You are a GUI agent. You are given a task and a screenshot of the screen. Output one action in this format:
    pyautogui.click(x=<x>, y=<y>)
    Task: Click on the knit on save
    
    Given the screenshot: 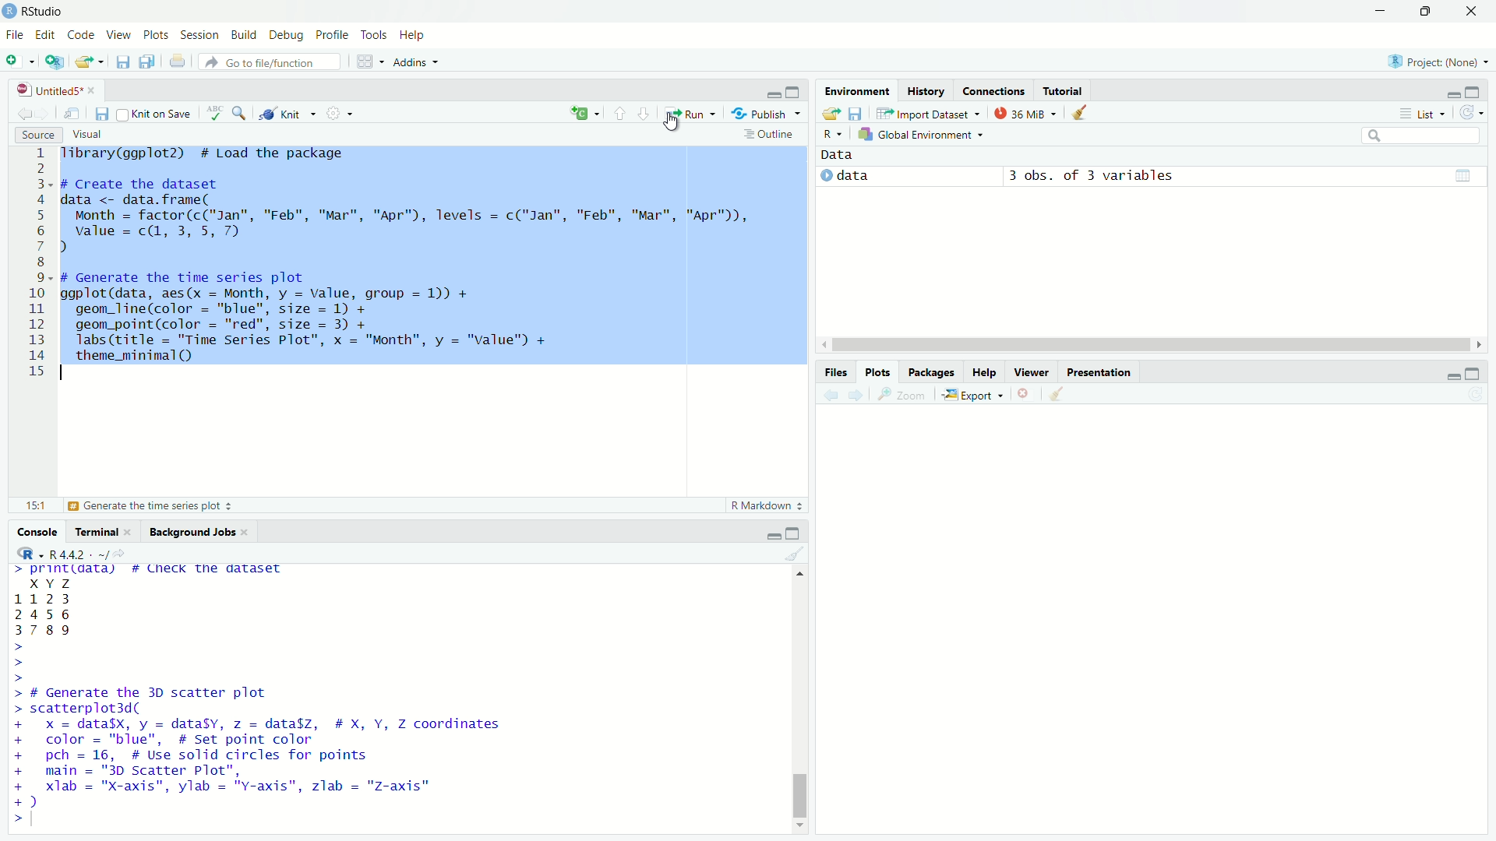 What is the action you would take?
    pyautogui.click(x=154, y=114)
    